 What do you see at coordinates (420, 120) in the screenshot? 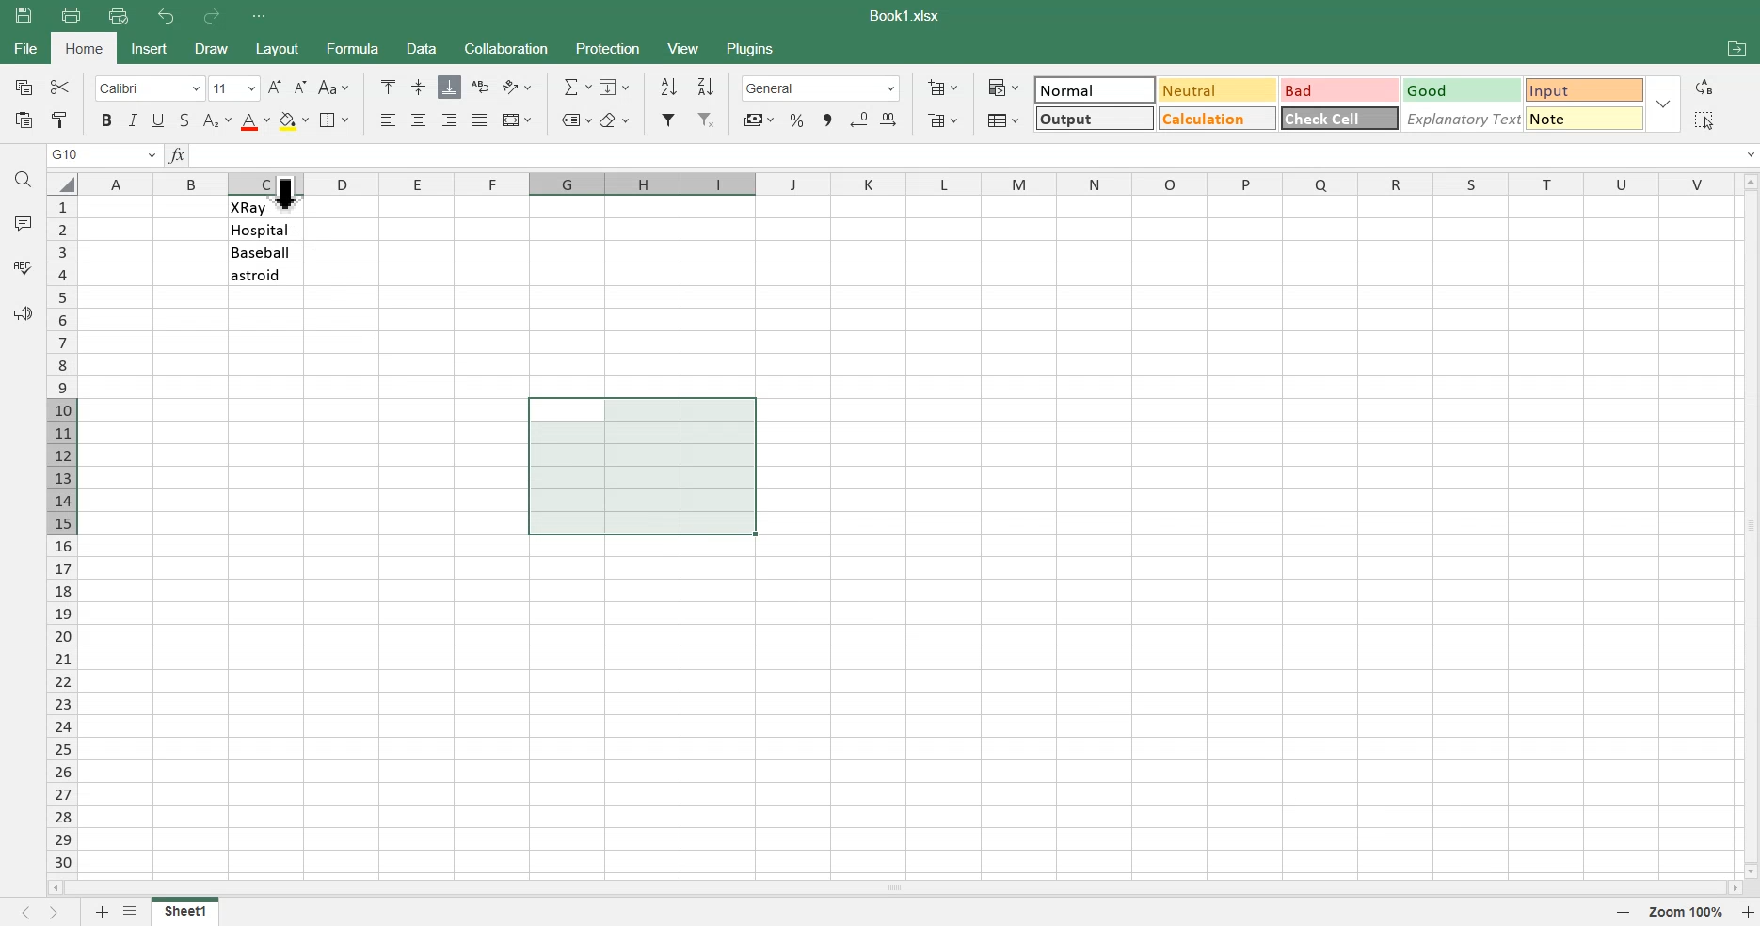
I see `Align Center` at bounding box center [420, 120].